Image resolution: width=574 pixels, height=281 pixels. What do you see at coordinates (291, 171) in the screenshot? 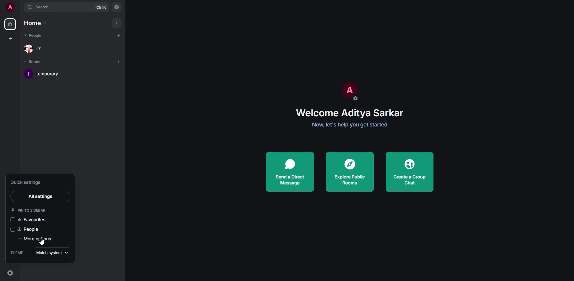
I see `send a direct message` at bounding box center [291, 171].